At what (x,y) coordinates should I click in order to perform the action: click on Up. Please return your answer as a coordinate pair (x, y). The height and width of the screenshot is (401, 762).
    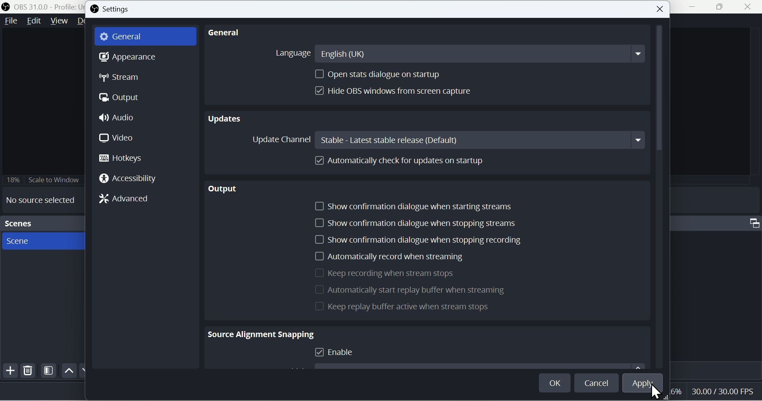
    Looking at the image, I should click on (69, 372).